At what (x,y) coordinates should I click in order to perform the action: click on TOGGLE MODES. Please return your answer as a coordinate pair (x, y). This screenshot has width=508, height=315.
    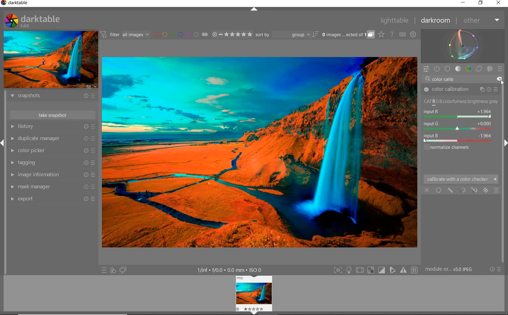
    Looking at the image, I should click on (375, 270).